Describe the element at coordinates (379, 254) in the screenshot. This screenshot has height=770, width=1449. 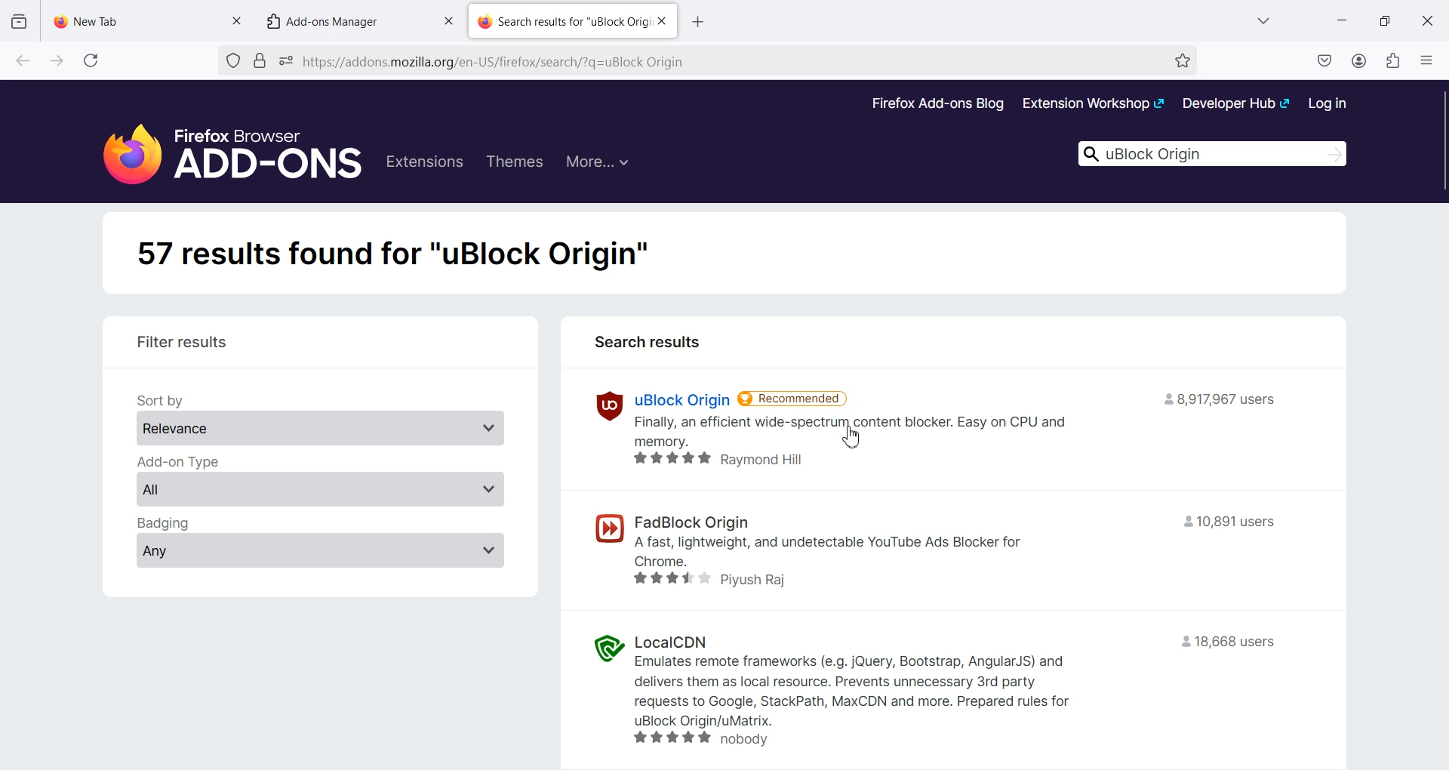
I see `57 results found for "uBlock Origin"` at that location.